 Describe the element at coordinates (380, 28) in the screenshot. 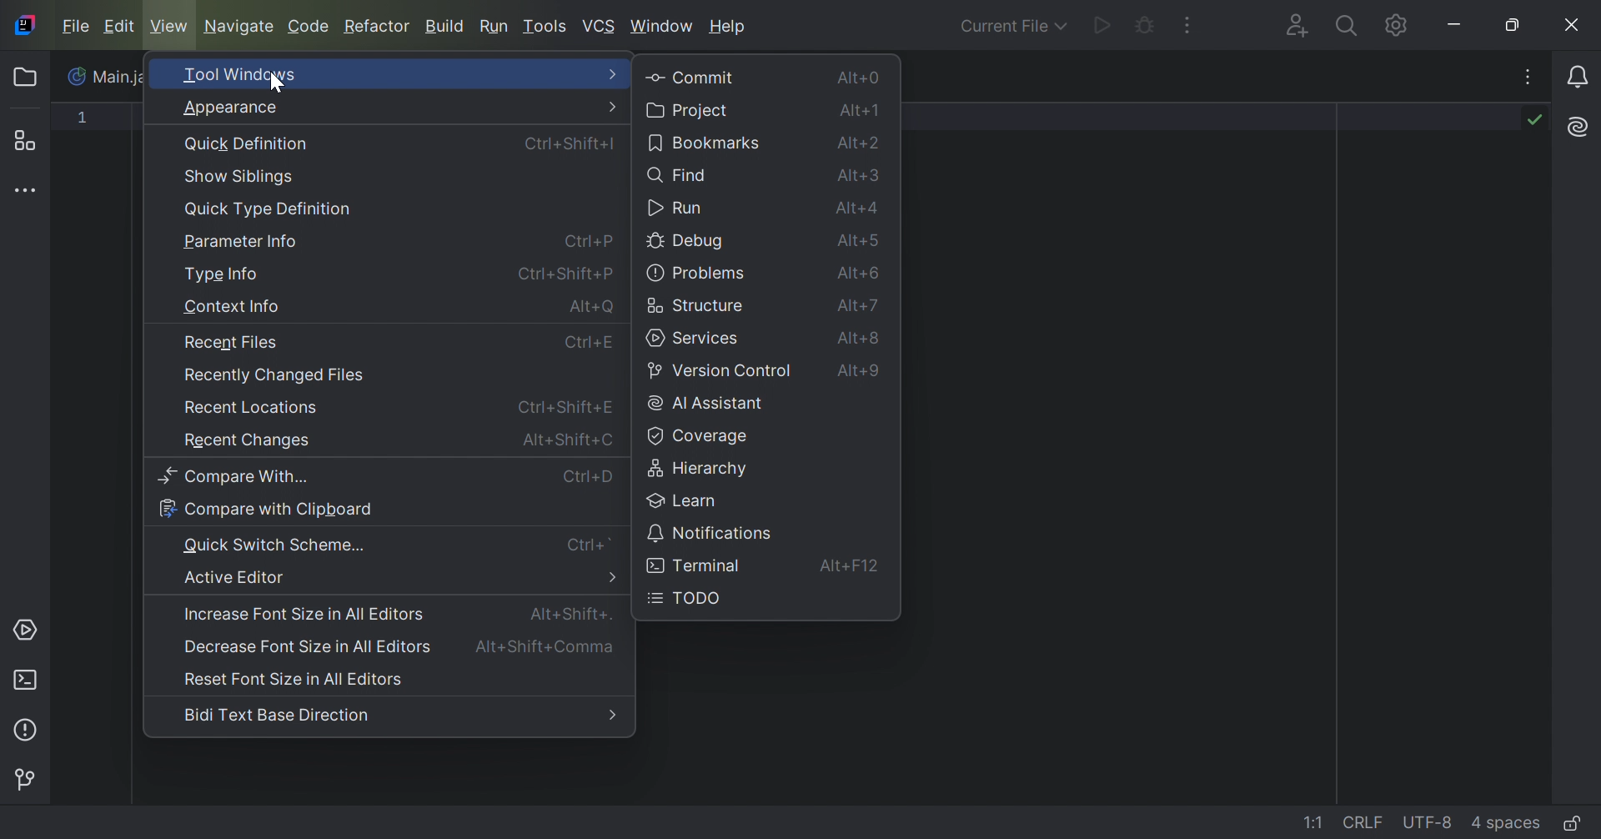

I see `Refactor` at that location.